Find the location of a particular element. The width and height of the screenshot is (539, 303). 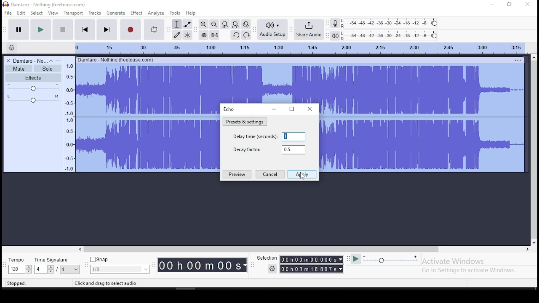

preview is located at coordinates (237, 174).